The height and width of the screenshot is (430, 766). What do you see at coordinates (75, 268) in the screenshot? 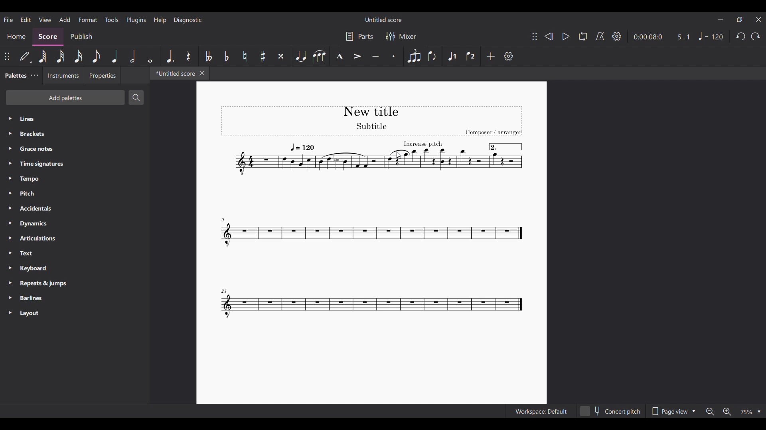
I see `Keyboard` at bounding box center [75, 268].